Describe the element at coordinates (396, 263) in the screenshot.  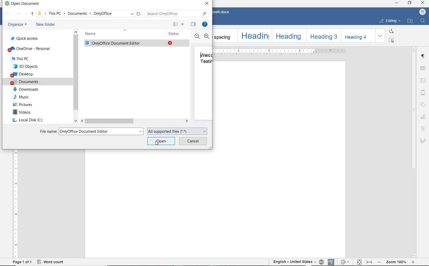
I see `- Zoom 100% +` at that location.